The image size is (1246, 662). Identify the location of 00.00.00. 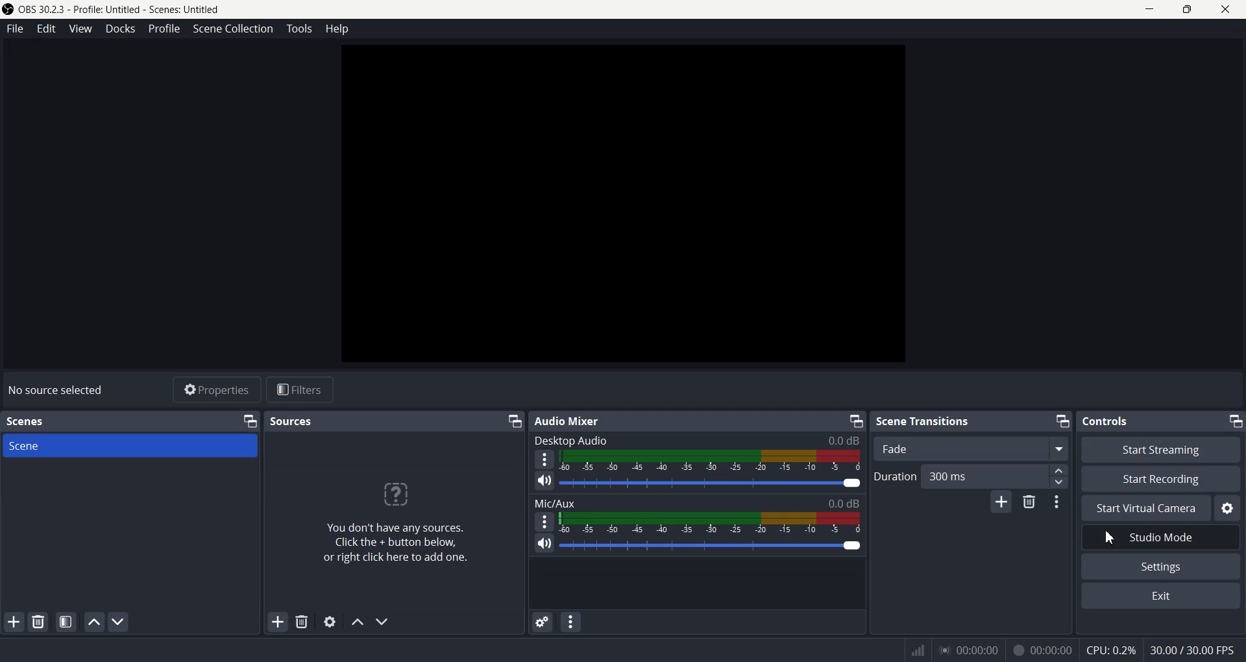
(970, 650).